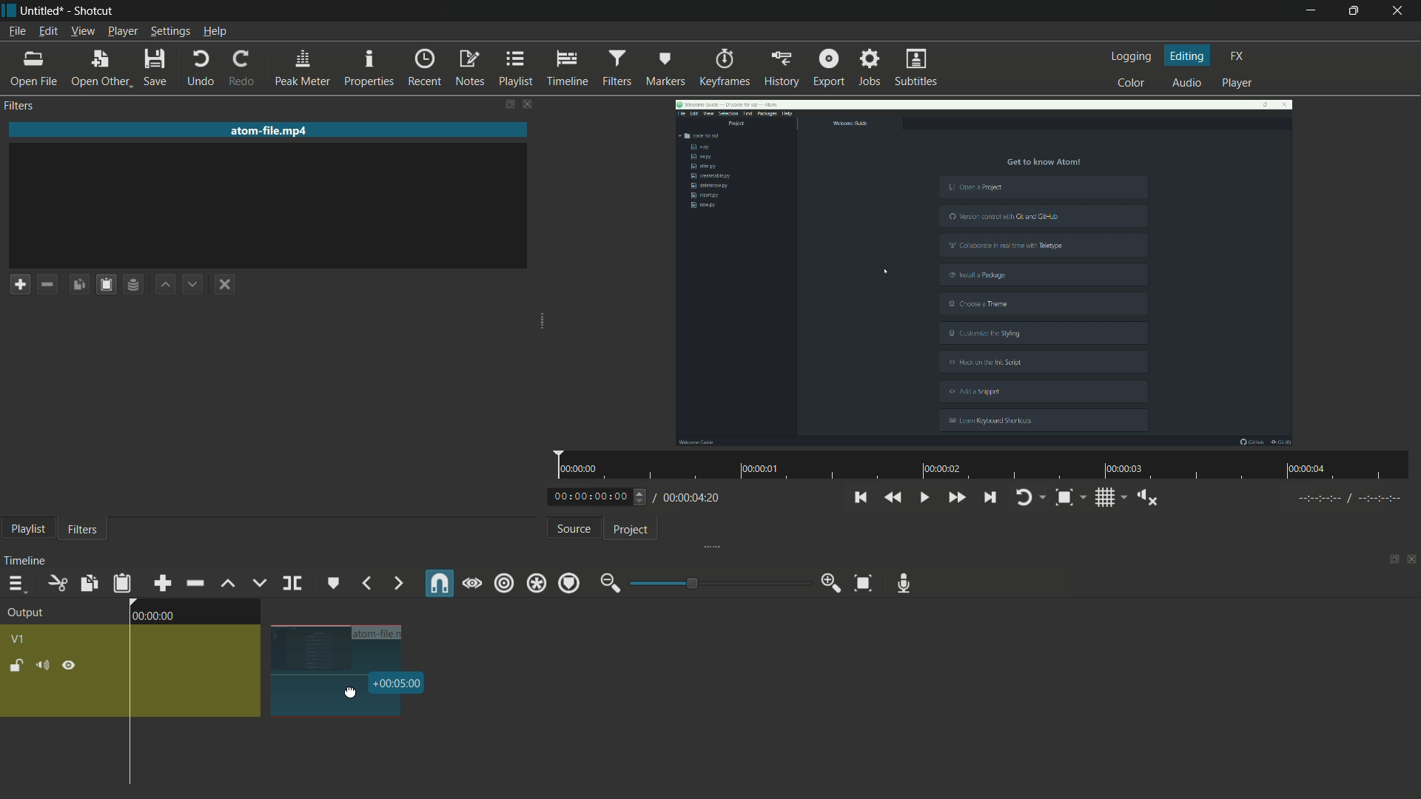 Image resolution: width=1421 pixels, height=799 pixels. What do you see at coordinates (1064, 498) in the screenshot?
I see `toggle zoom` at bounding box center [1064, 498].